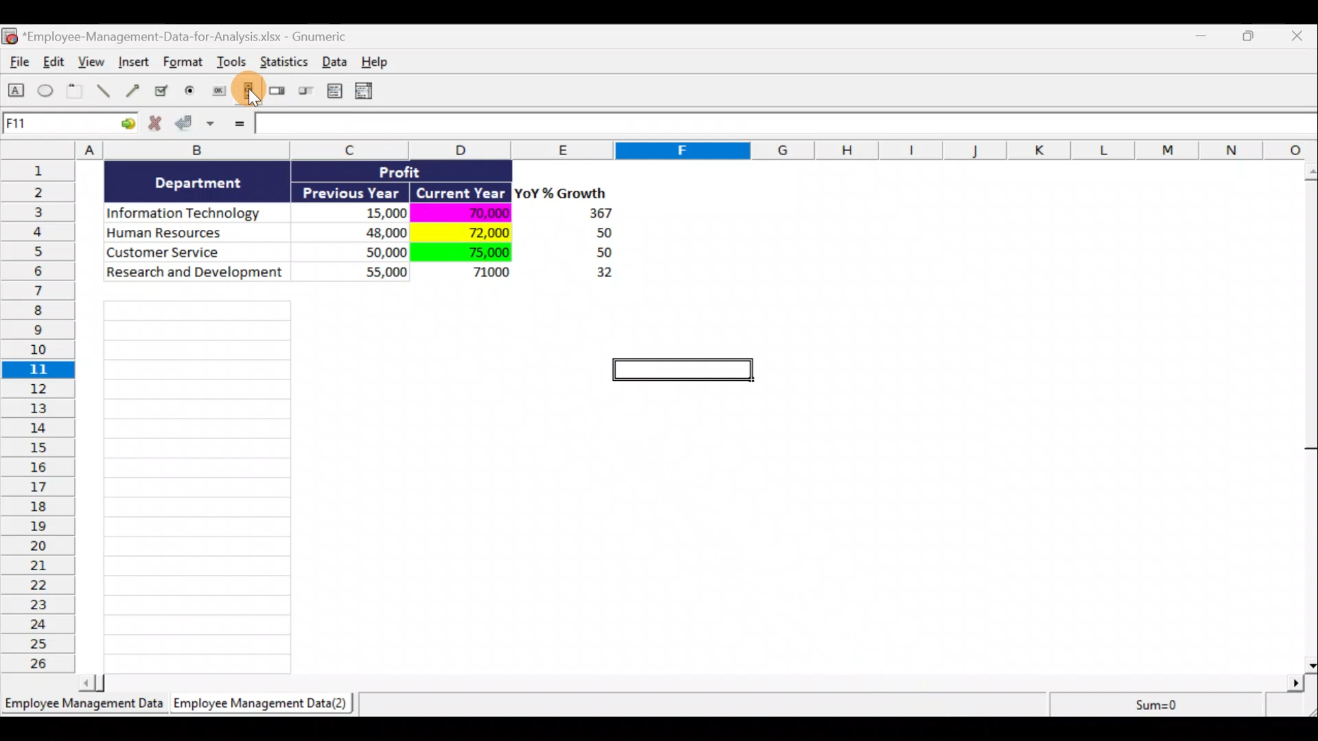 Image resolution: width=1318 pixels, height=741 pixels. I want to click on Create a radio button, so click(191, 93).